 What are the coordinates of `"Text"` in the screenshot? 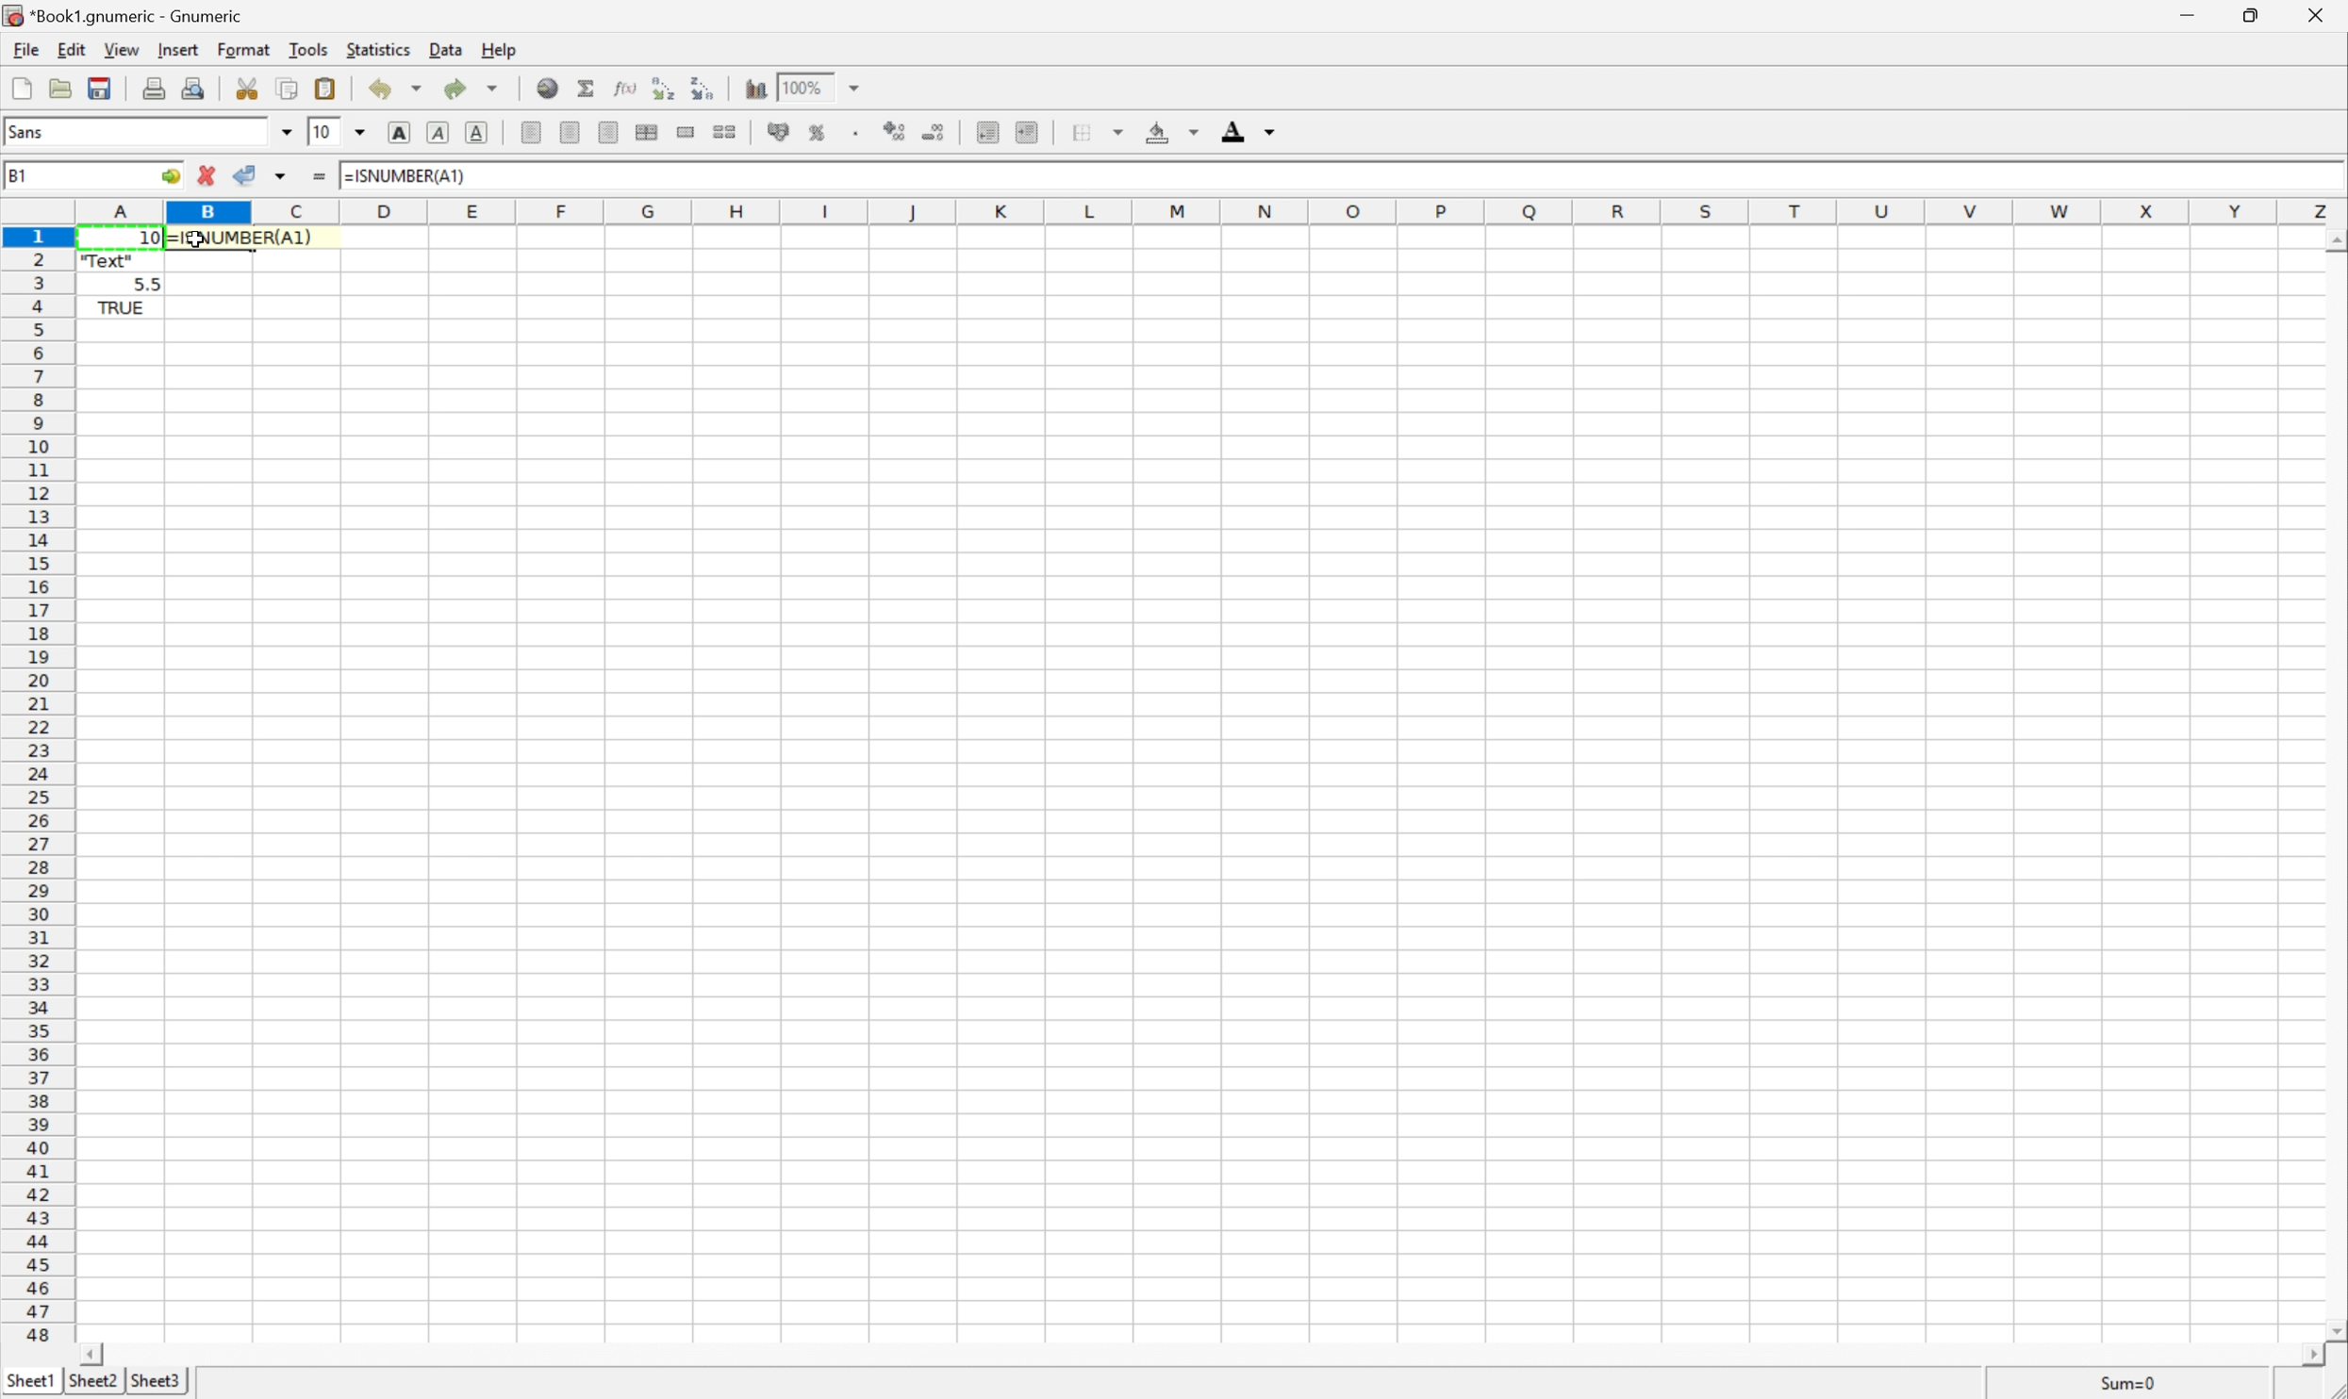 It's located at (107, 264).